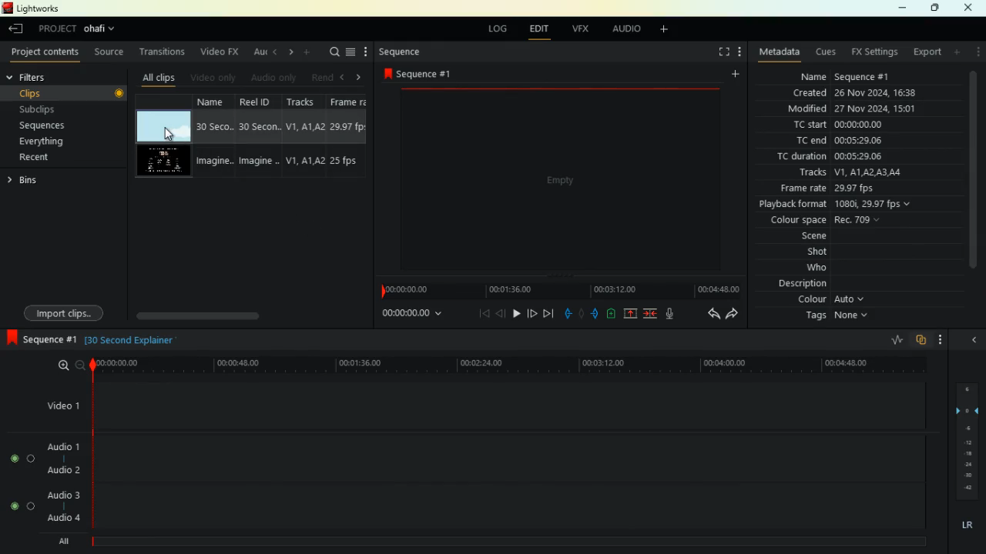 This screenshot has width=986, height=554. What do you see at coordinates (214, 77) in the screenshot?
I see `video only` at bounding box center [214, 77].